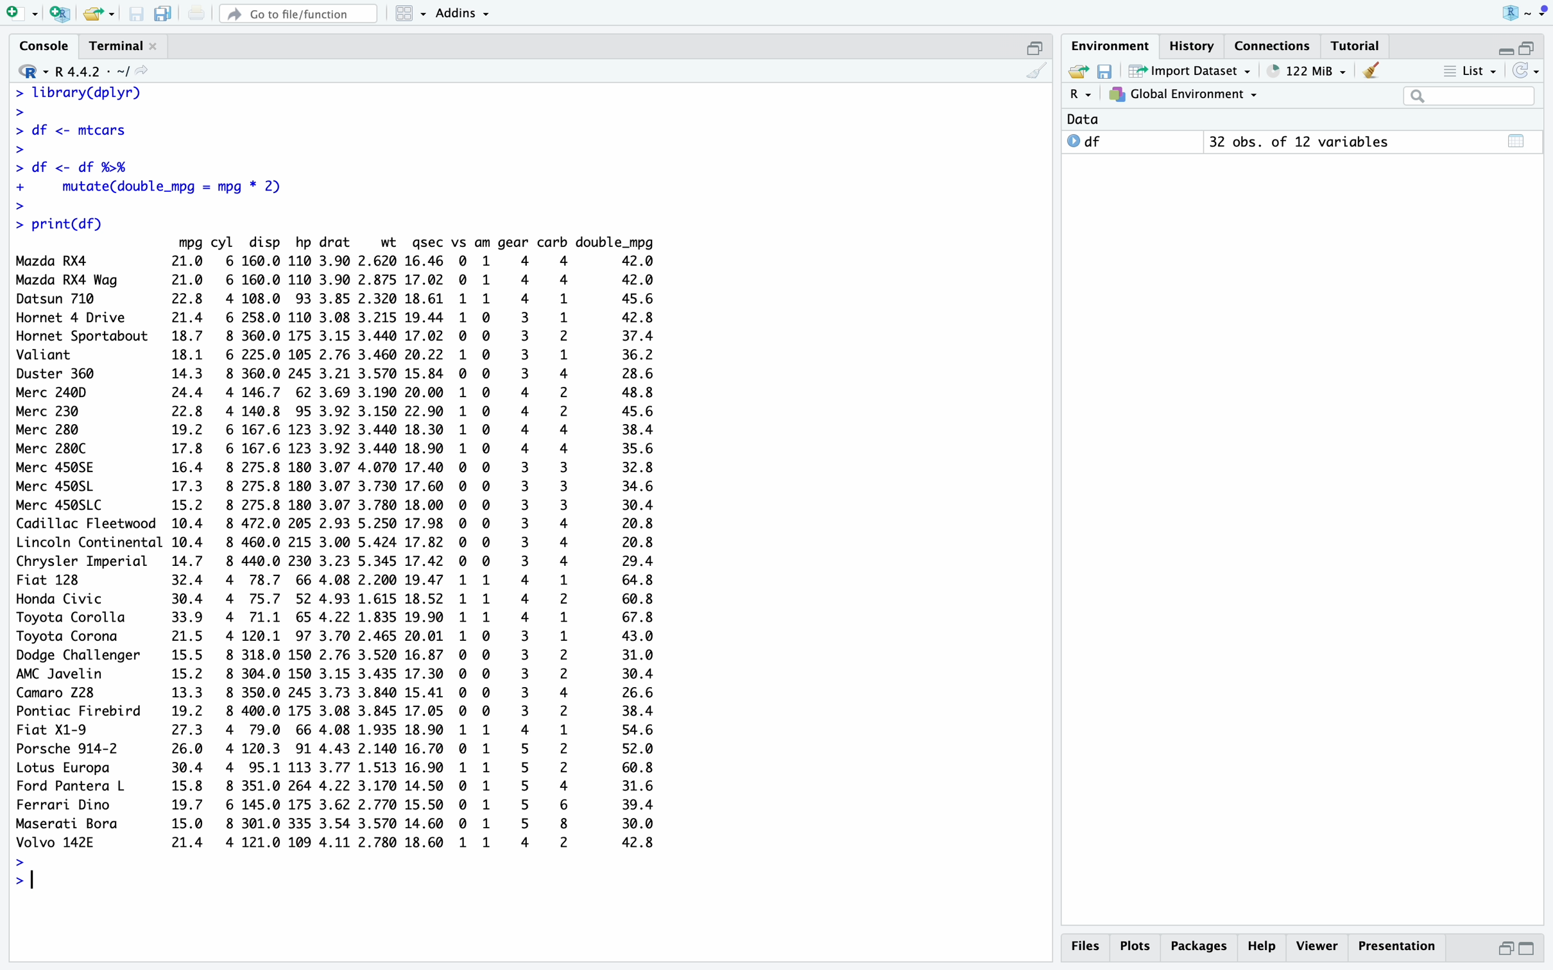 Image resolution: width=1553 pixels, height=970 pixels. Describe the element at coordinates (33, 71) in the screenshot. I see `R` at that location.